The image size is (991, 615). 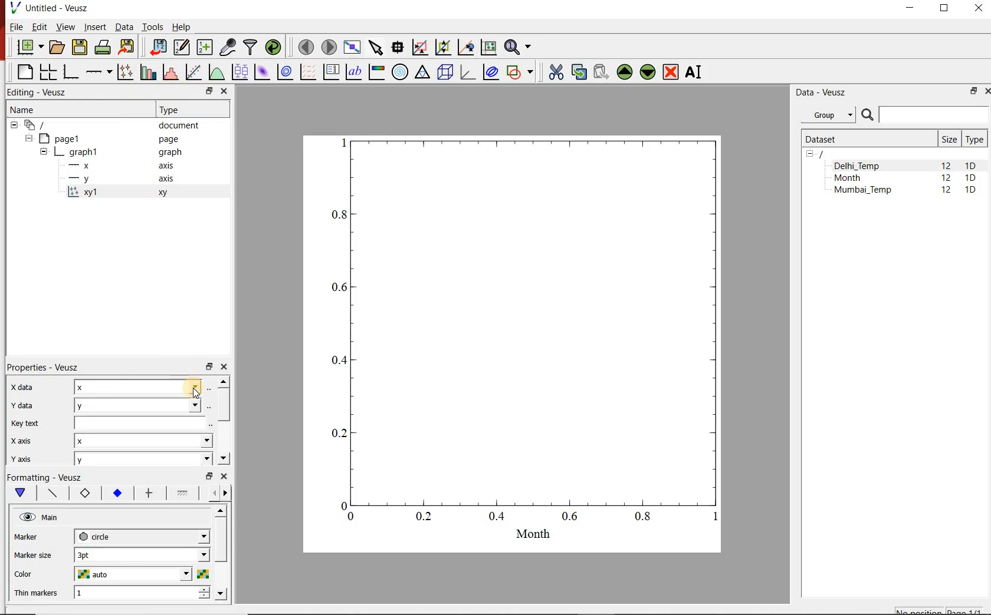 What do you see at coordinates (329, 47) in the screenshot?
I see `move to the next page` at bounding box center [329, 47].